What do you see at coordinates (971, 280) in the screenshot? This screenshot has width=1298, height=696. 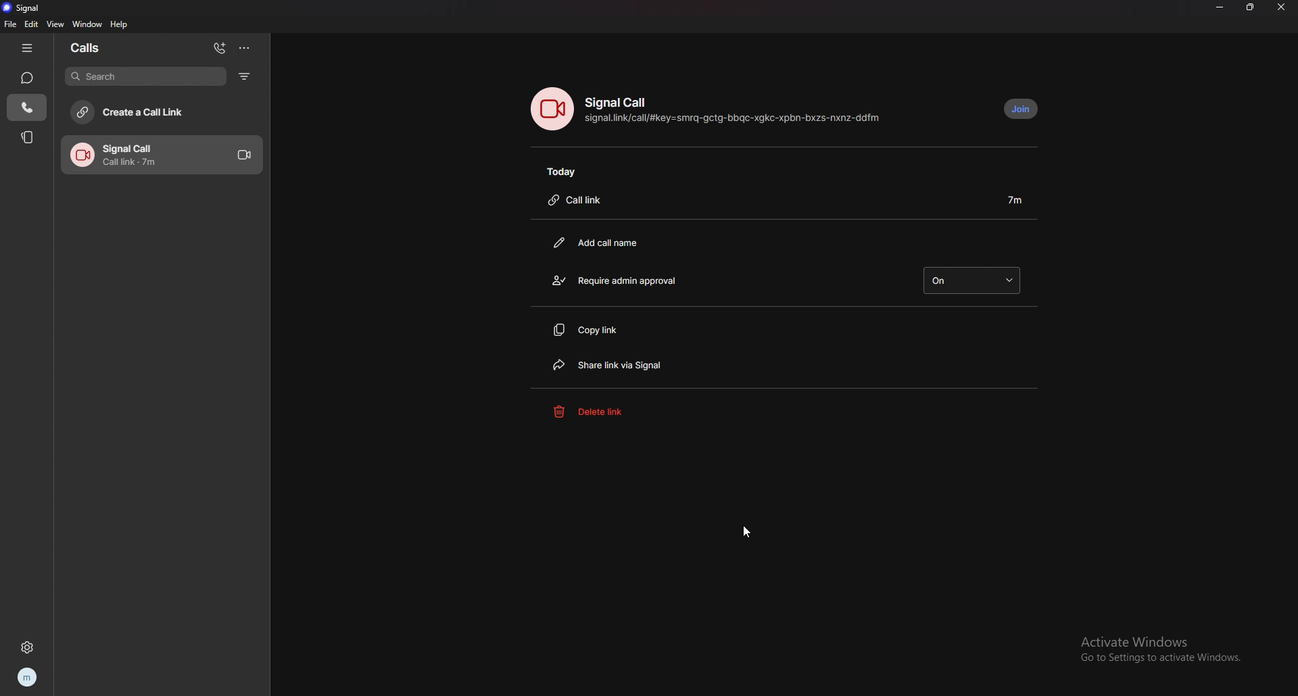 I see `on` at bounding box center [971, 280].